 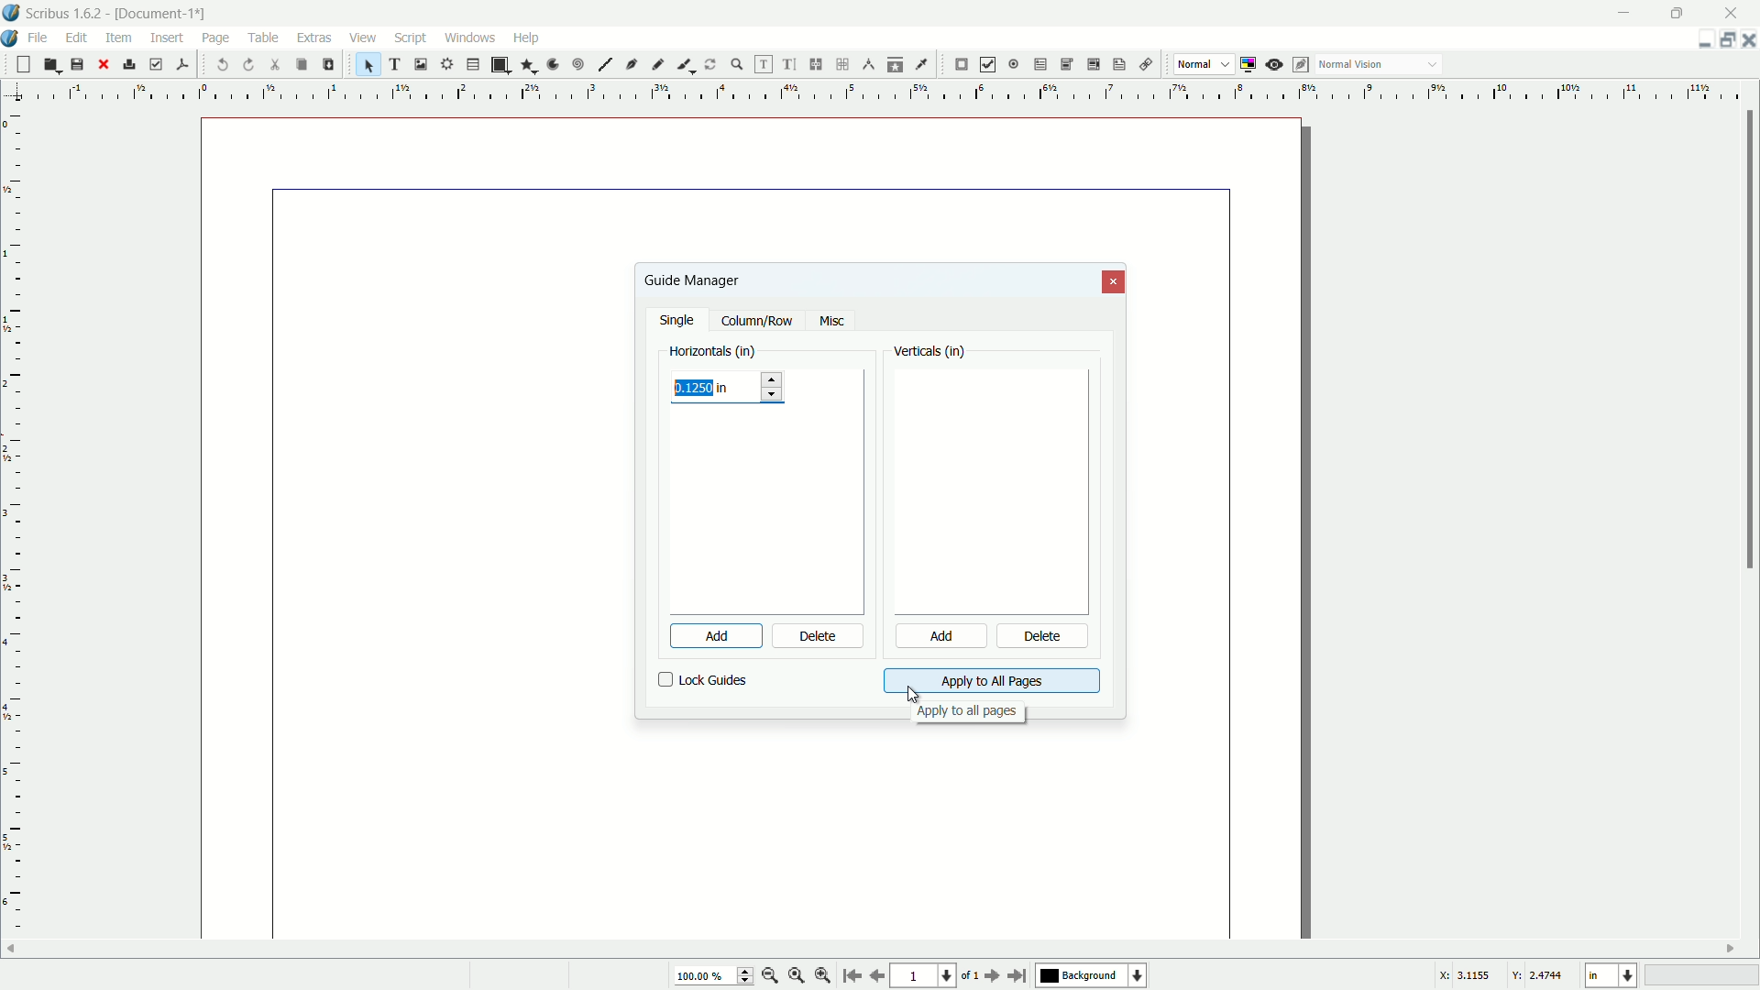 What do you see at coordinates (711, 977) in the screenshot?
I see `current zoom percentage` at bounding box center [711, 977].